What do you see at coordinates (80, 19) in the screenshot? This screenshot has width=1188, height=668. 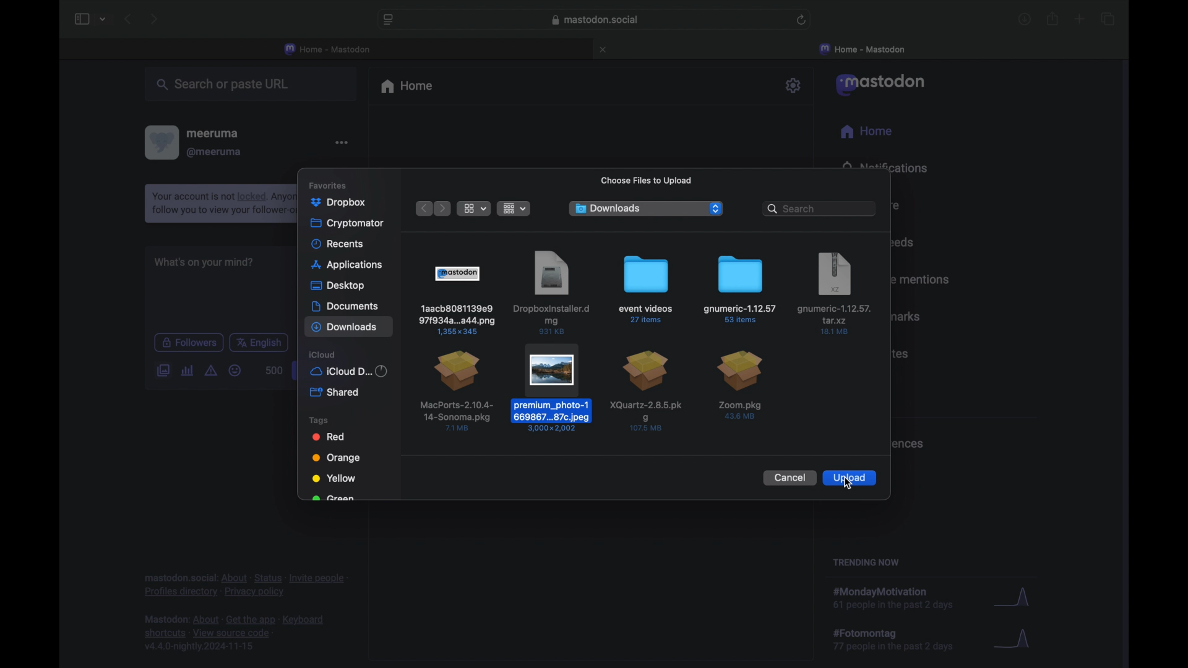 I see `sidebar` at bounding box center [80, 19].